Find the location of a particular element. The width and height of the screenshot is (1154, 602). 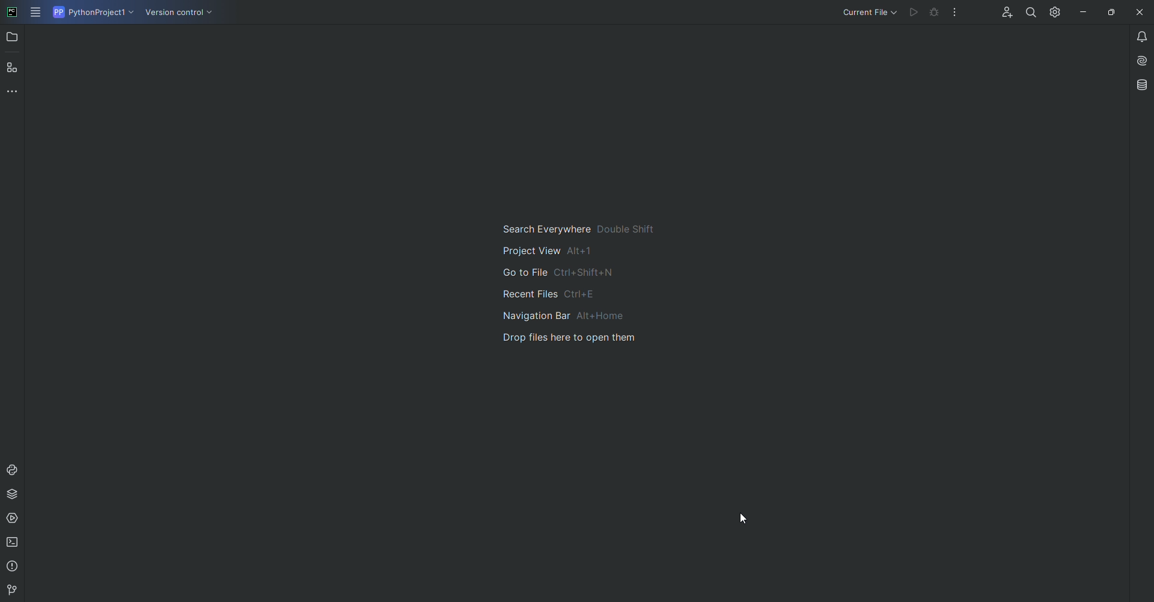

Version COntrol is located at coordinates (182, 14).